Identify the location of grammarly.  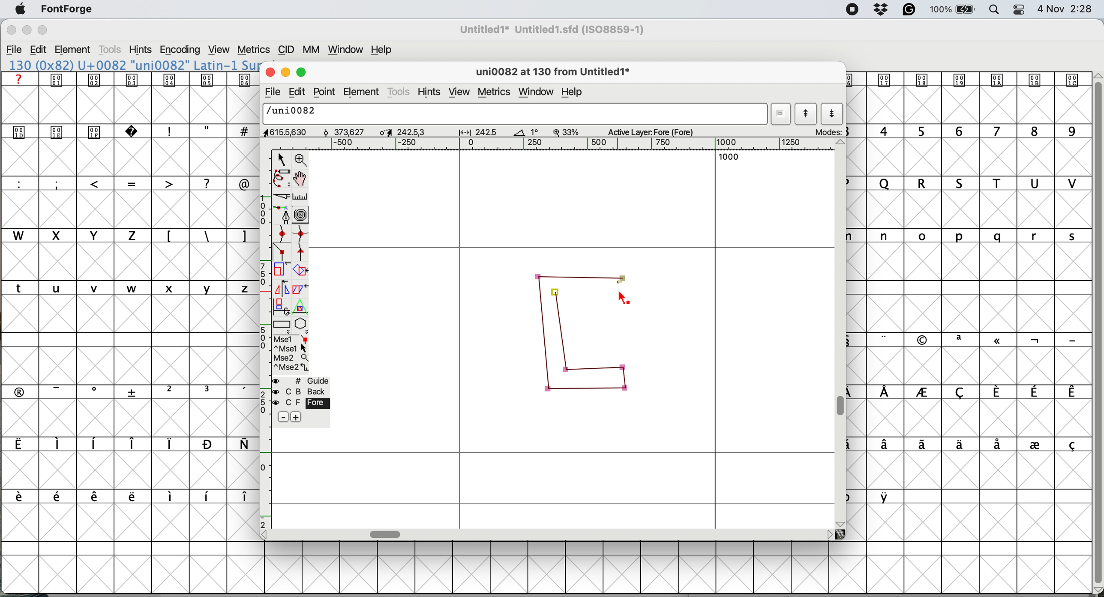
(910, 10).